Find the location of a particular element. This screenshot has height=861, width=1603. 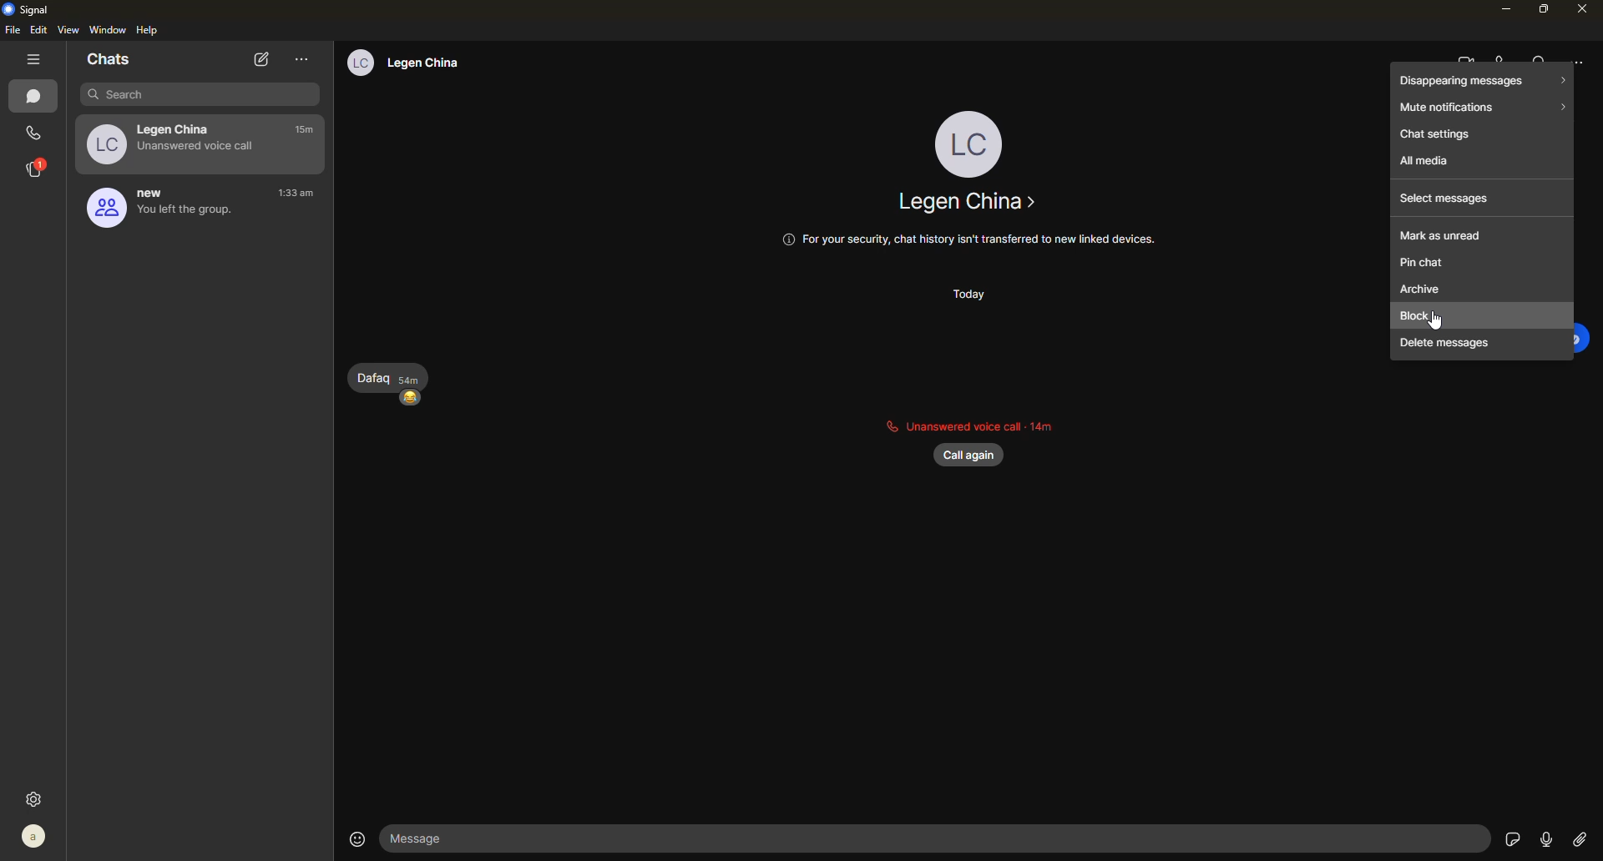

chats is located at coordinates (113, 58).